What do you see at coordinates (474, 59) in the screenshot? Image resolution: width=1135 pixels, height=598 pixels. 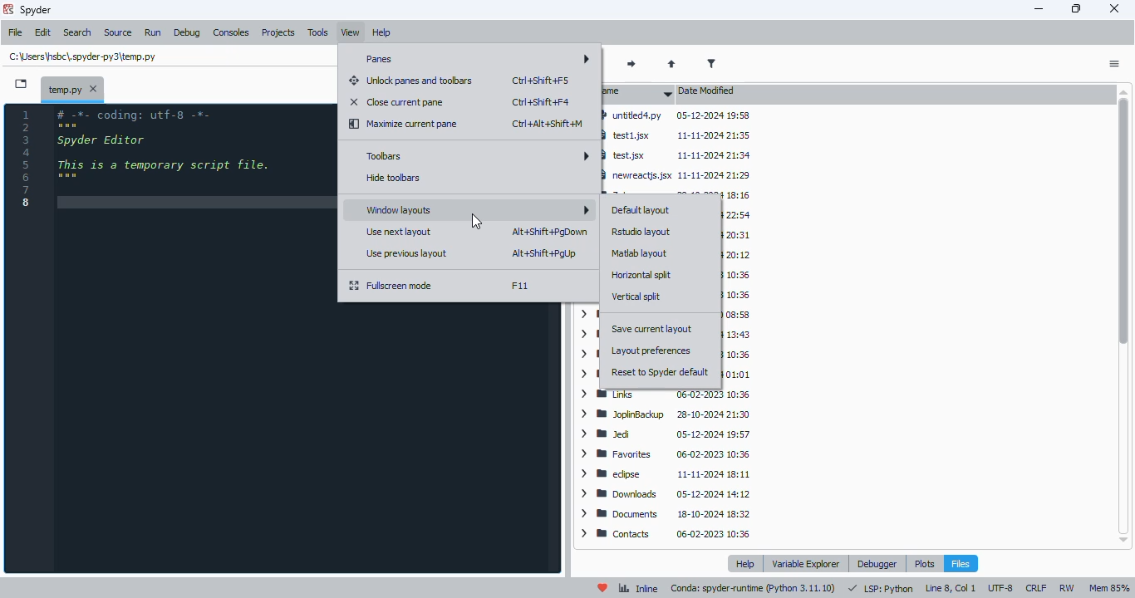 I see `panes` at bounding box center [474, 59].